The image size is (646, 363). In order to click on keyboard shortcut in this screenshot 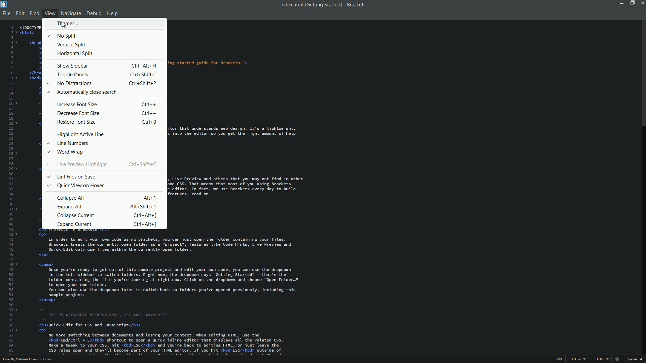, I will do `click(149, 198)`.